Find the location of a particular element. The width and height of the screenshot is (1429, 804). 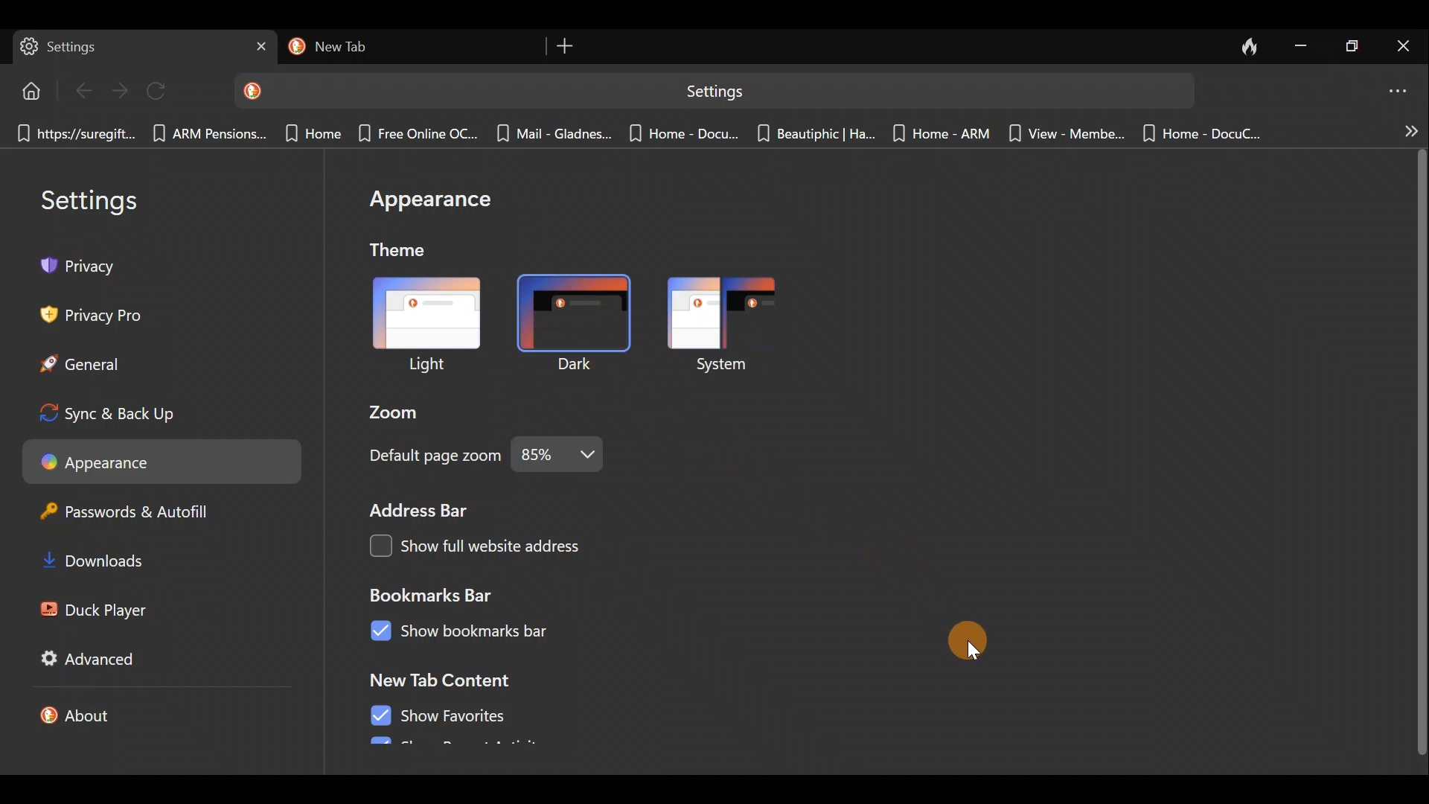

Duck player is located at coordinates (95, 610).